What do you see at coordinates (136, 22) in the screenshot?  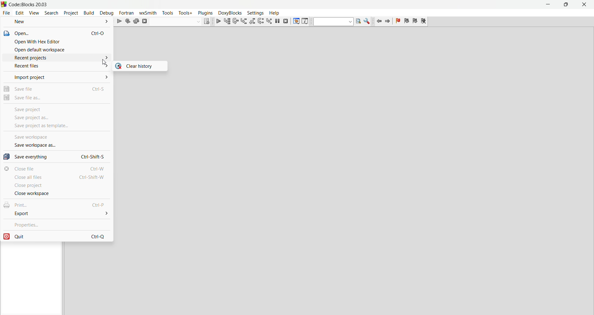 I see `rebuild` at bounding box center [136, 22].